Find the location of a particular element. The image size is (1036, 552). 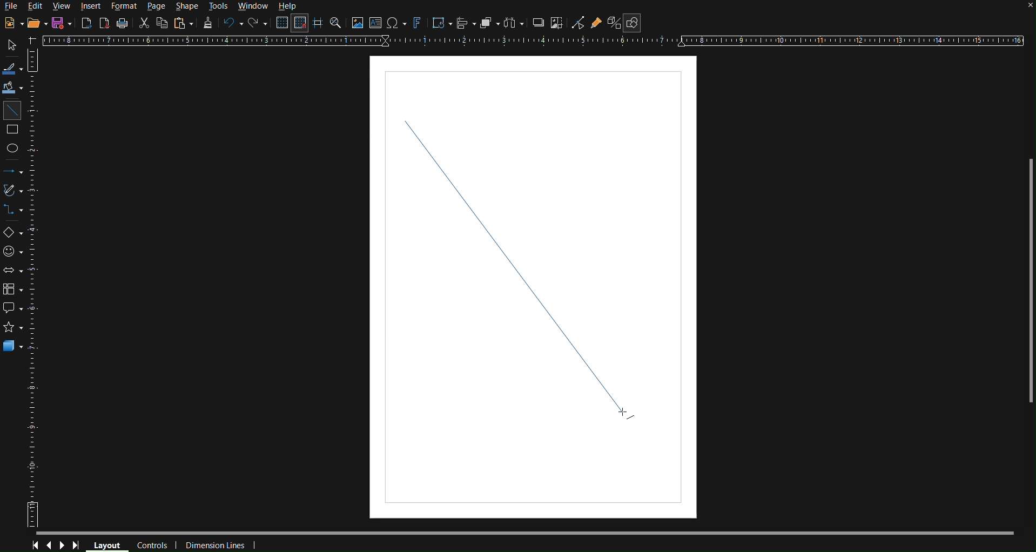

Insert Textbox is located at coordinates (376, 23).